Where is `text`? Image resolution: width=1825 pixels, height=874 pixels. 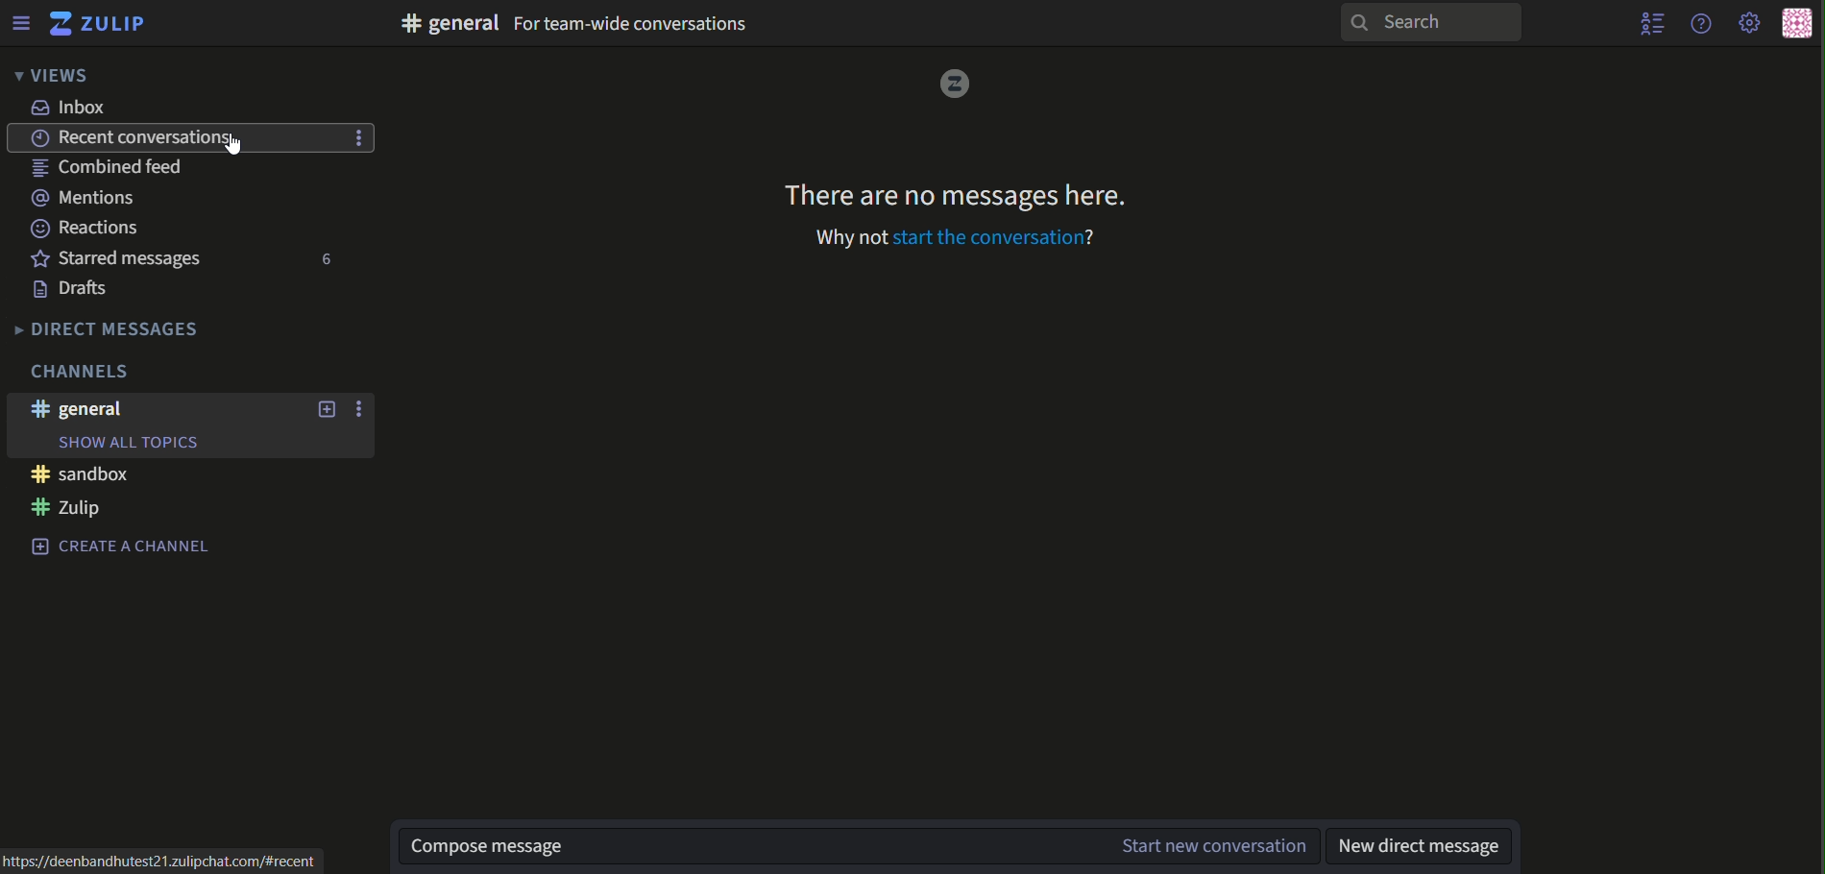
text is located at coordinates (79, 477).